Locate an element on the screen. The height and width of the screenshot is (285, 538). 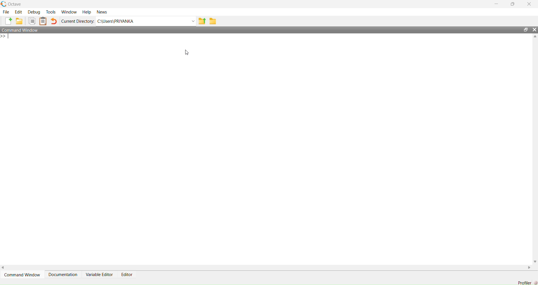
Minimize is located at coordinates (495, 4).